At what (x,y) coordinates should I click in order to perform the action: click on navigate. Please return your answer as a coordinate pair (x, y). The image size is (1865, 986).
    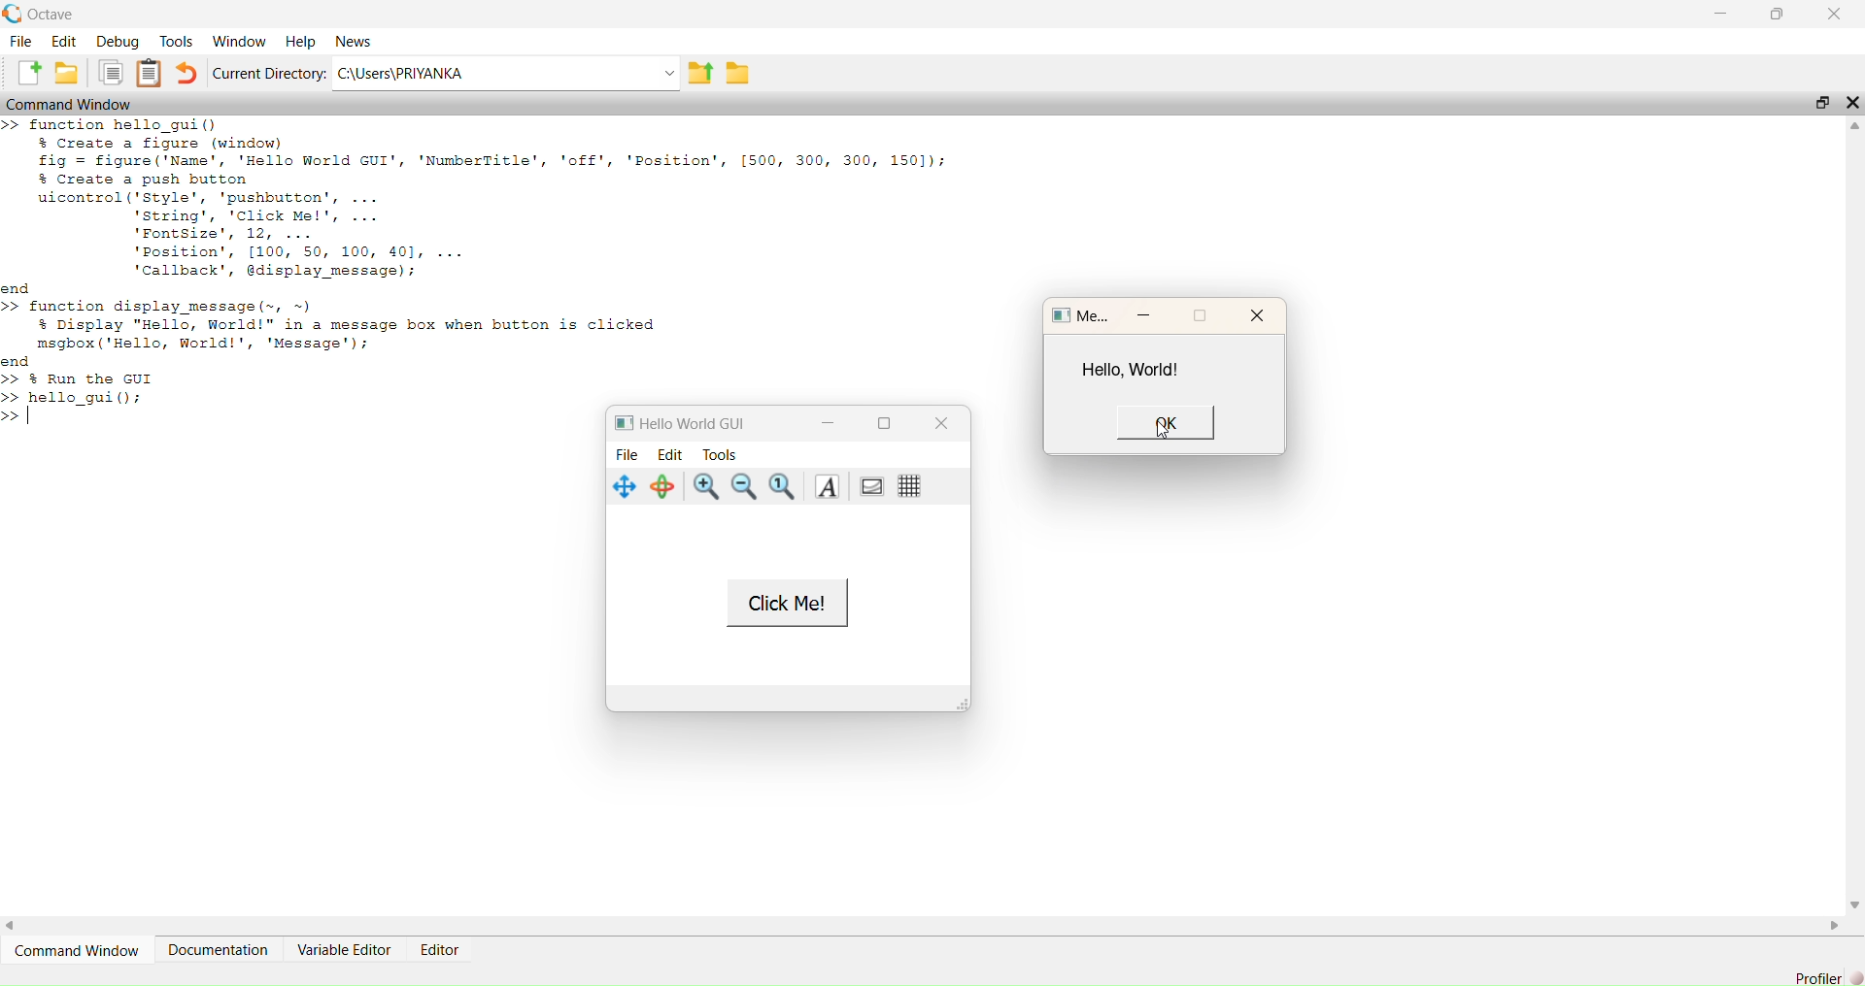
    Looking at the image, I should click on (622, 488).